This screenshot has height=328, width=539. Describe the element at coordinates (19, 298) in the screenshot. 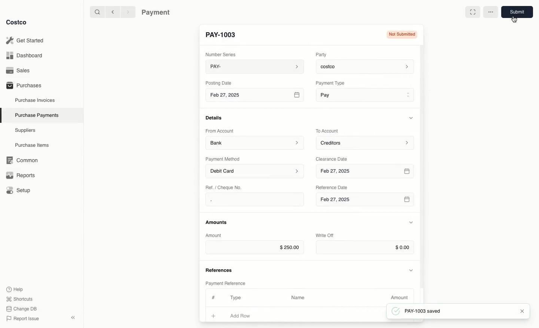

I see `Shortcuts` at that location.